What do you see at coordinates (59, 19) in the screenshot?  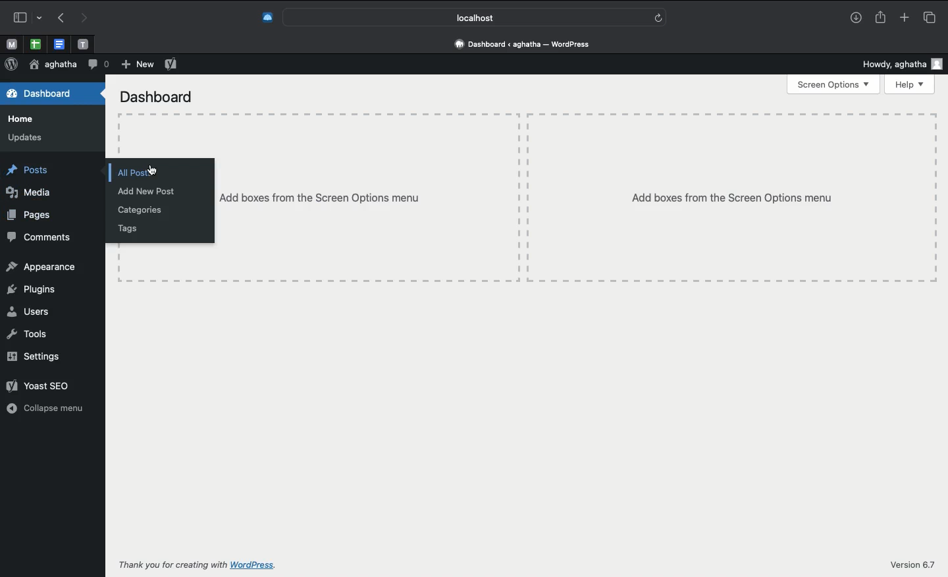 I see `Previous page` at bounding box center [59, 19].